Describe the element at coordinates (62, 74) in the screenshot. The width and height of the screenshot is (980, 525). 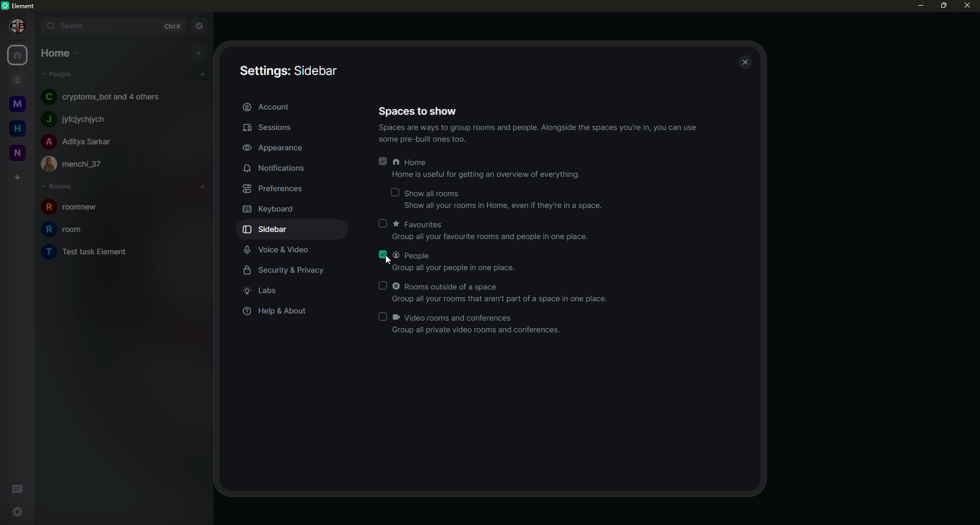
I see `people` at that location.